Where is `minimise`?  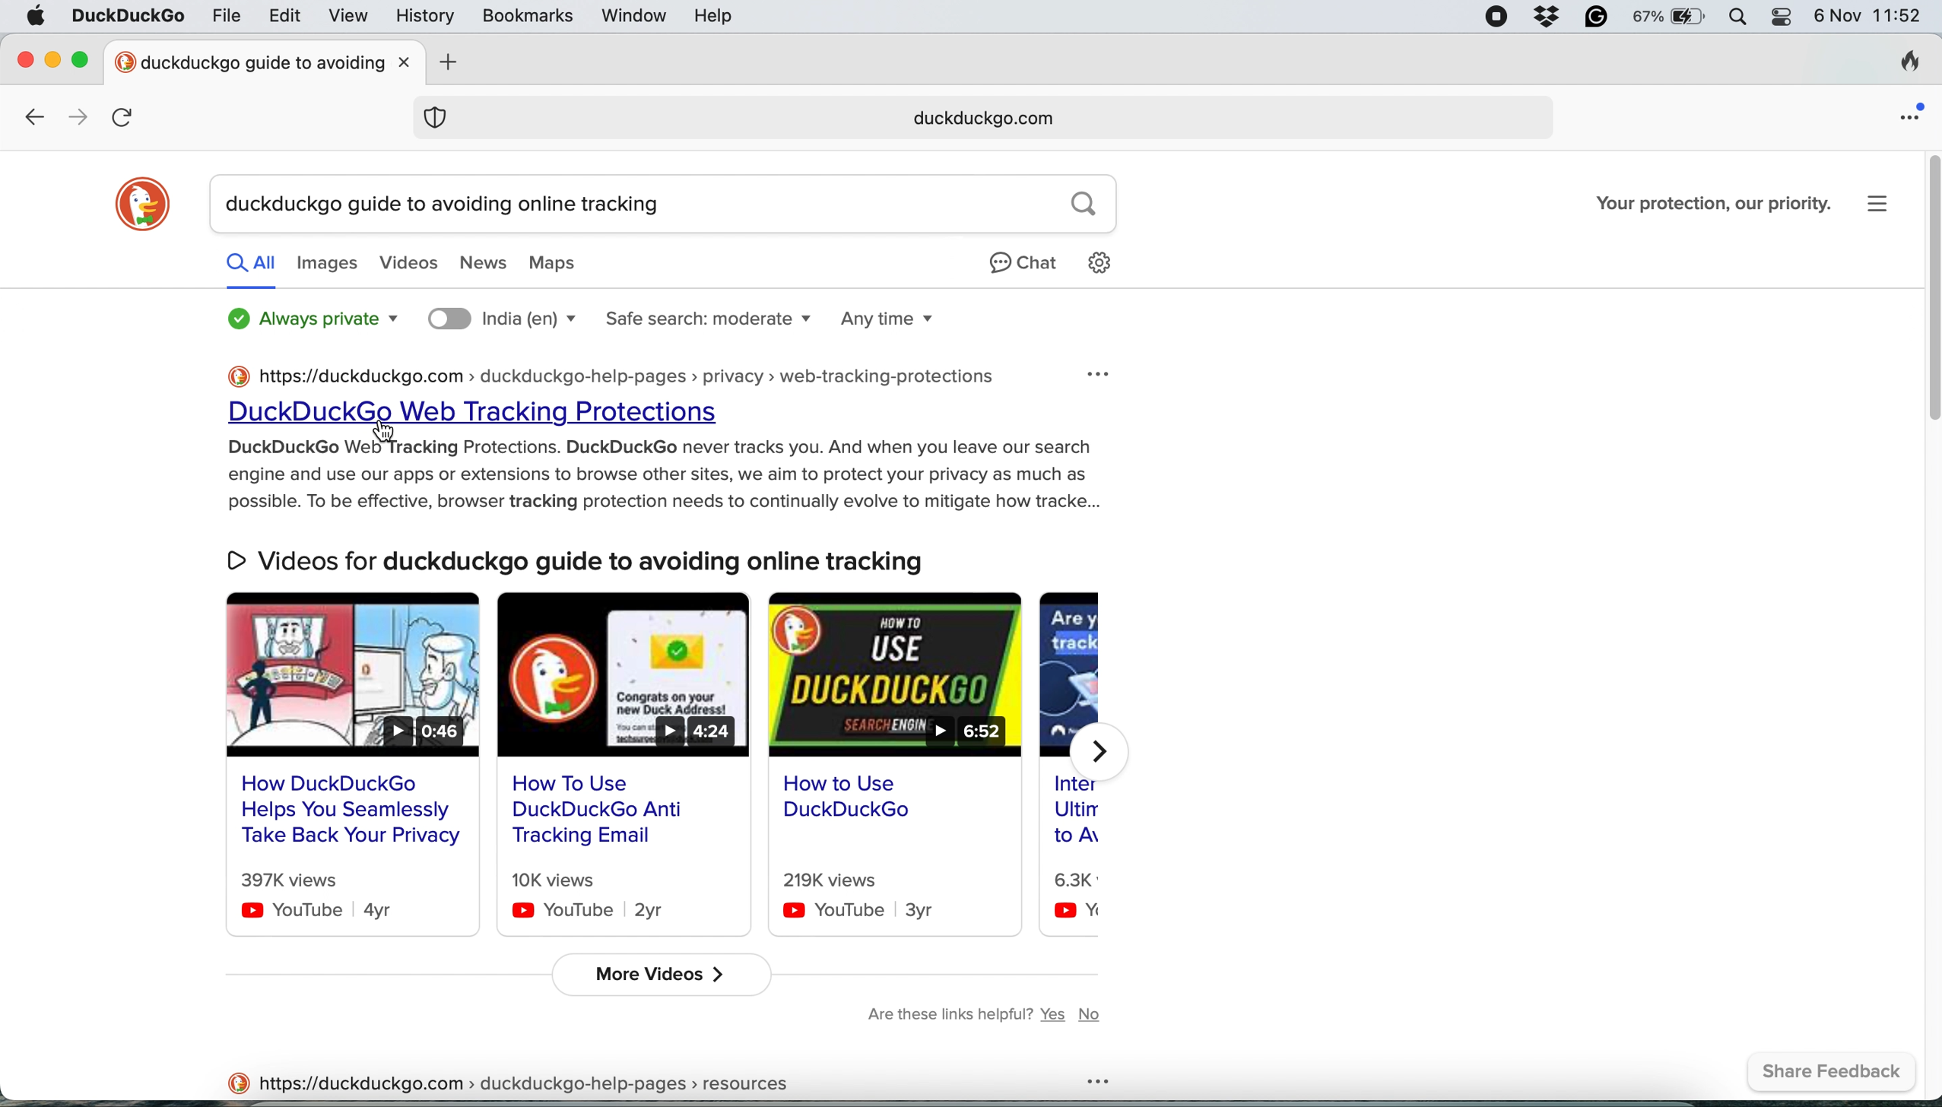
minimise is located at coordinates (50, 56).